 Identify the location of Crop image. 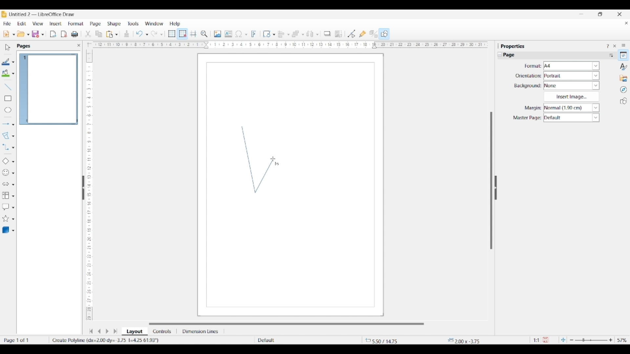
(339, 34).